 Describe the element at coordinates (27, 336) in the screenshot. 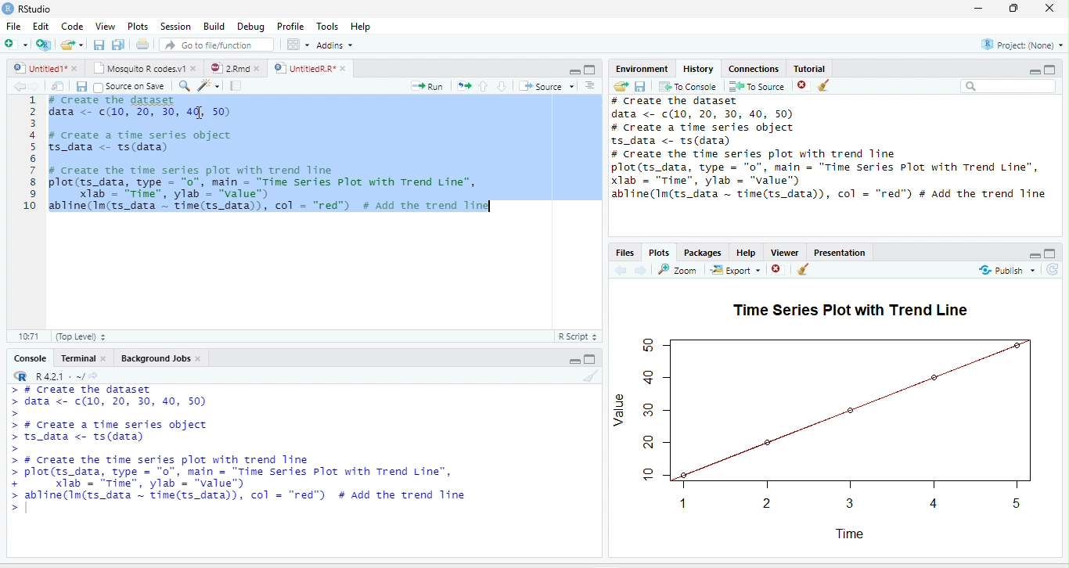

I see `1:1` at that location.